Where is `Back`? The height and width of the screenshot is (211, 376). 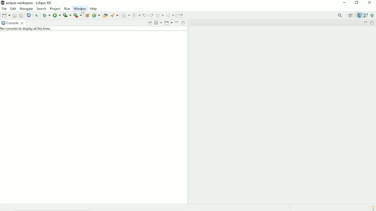
Back is located at coordinates (160, 15).